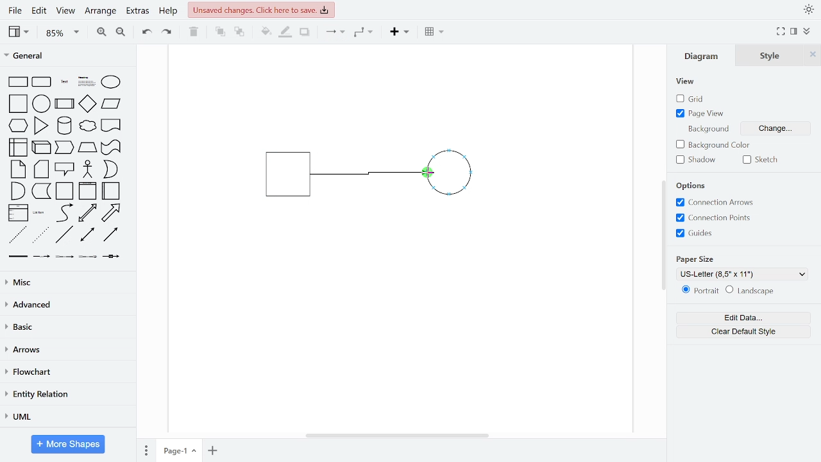 The width and height of the screenshot is (821, 462). Describe the element at coordinates (665, 237) in the screenshot. I see `Vertical scrollbar` at that location.